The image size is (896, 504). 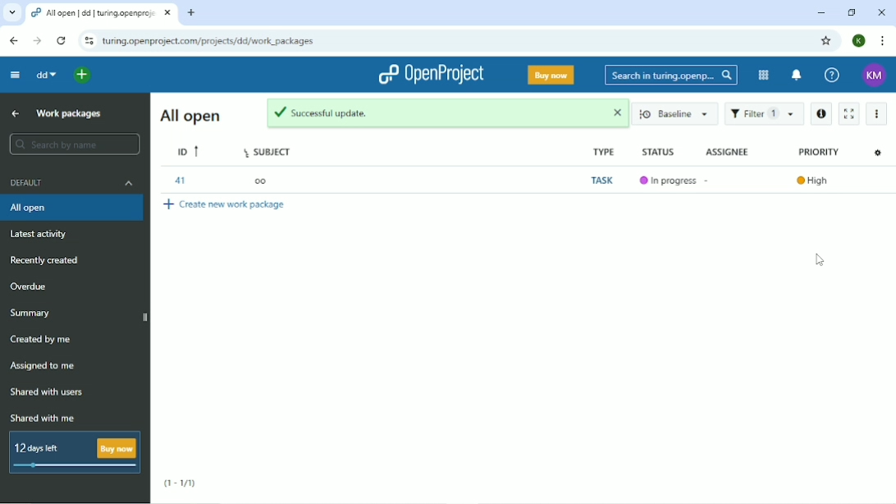 What do you see at coordinates (33, 314) in the screenshot?
I see `Summary` at bounding box center [33, 314].